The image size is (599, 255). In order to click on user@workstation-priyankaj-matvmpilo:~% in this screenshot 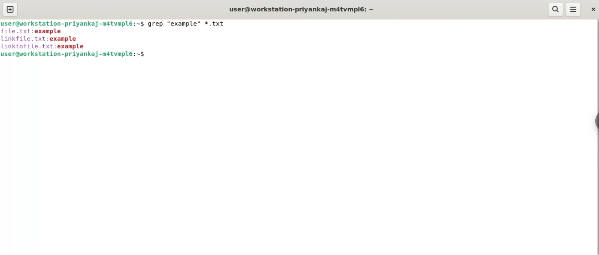, I will do `click(79, 55)`.